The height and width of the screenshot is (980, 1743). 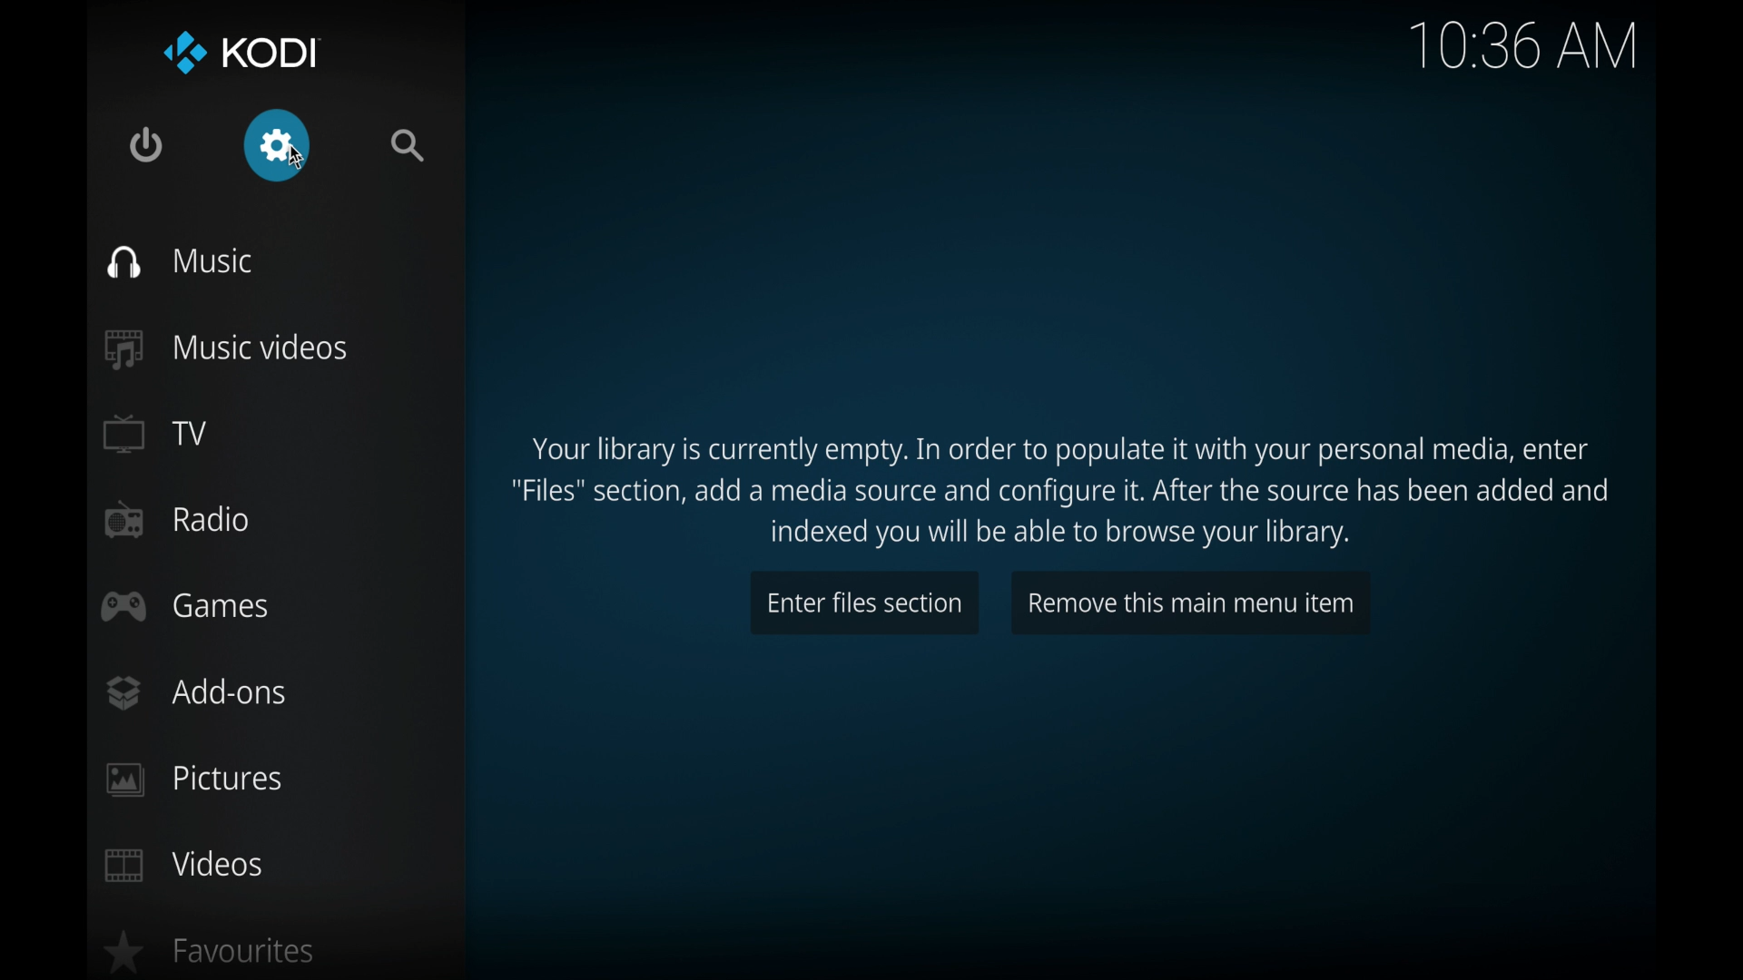 I want to click on kodi, so click(x=241, y=54).